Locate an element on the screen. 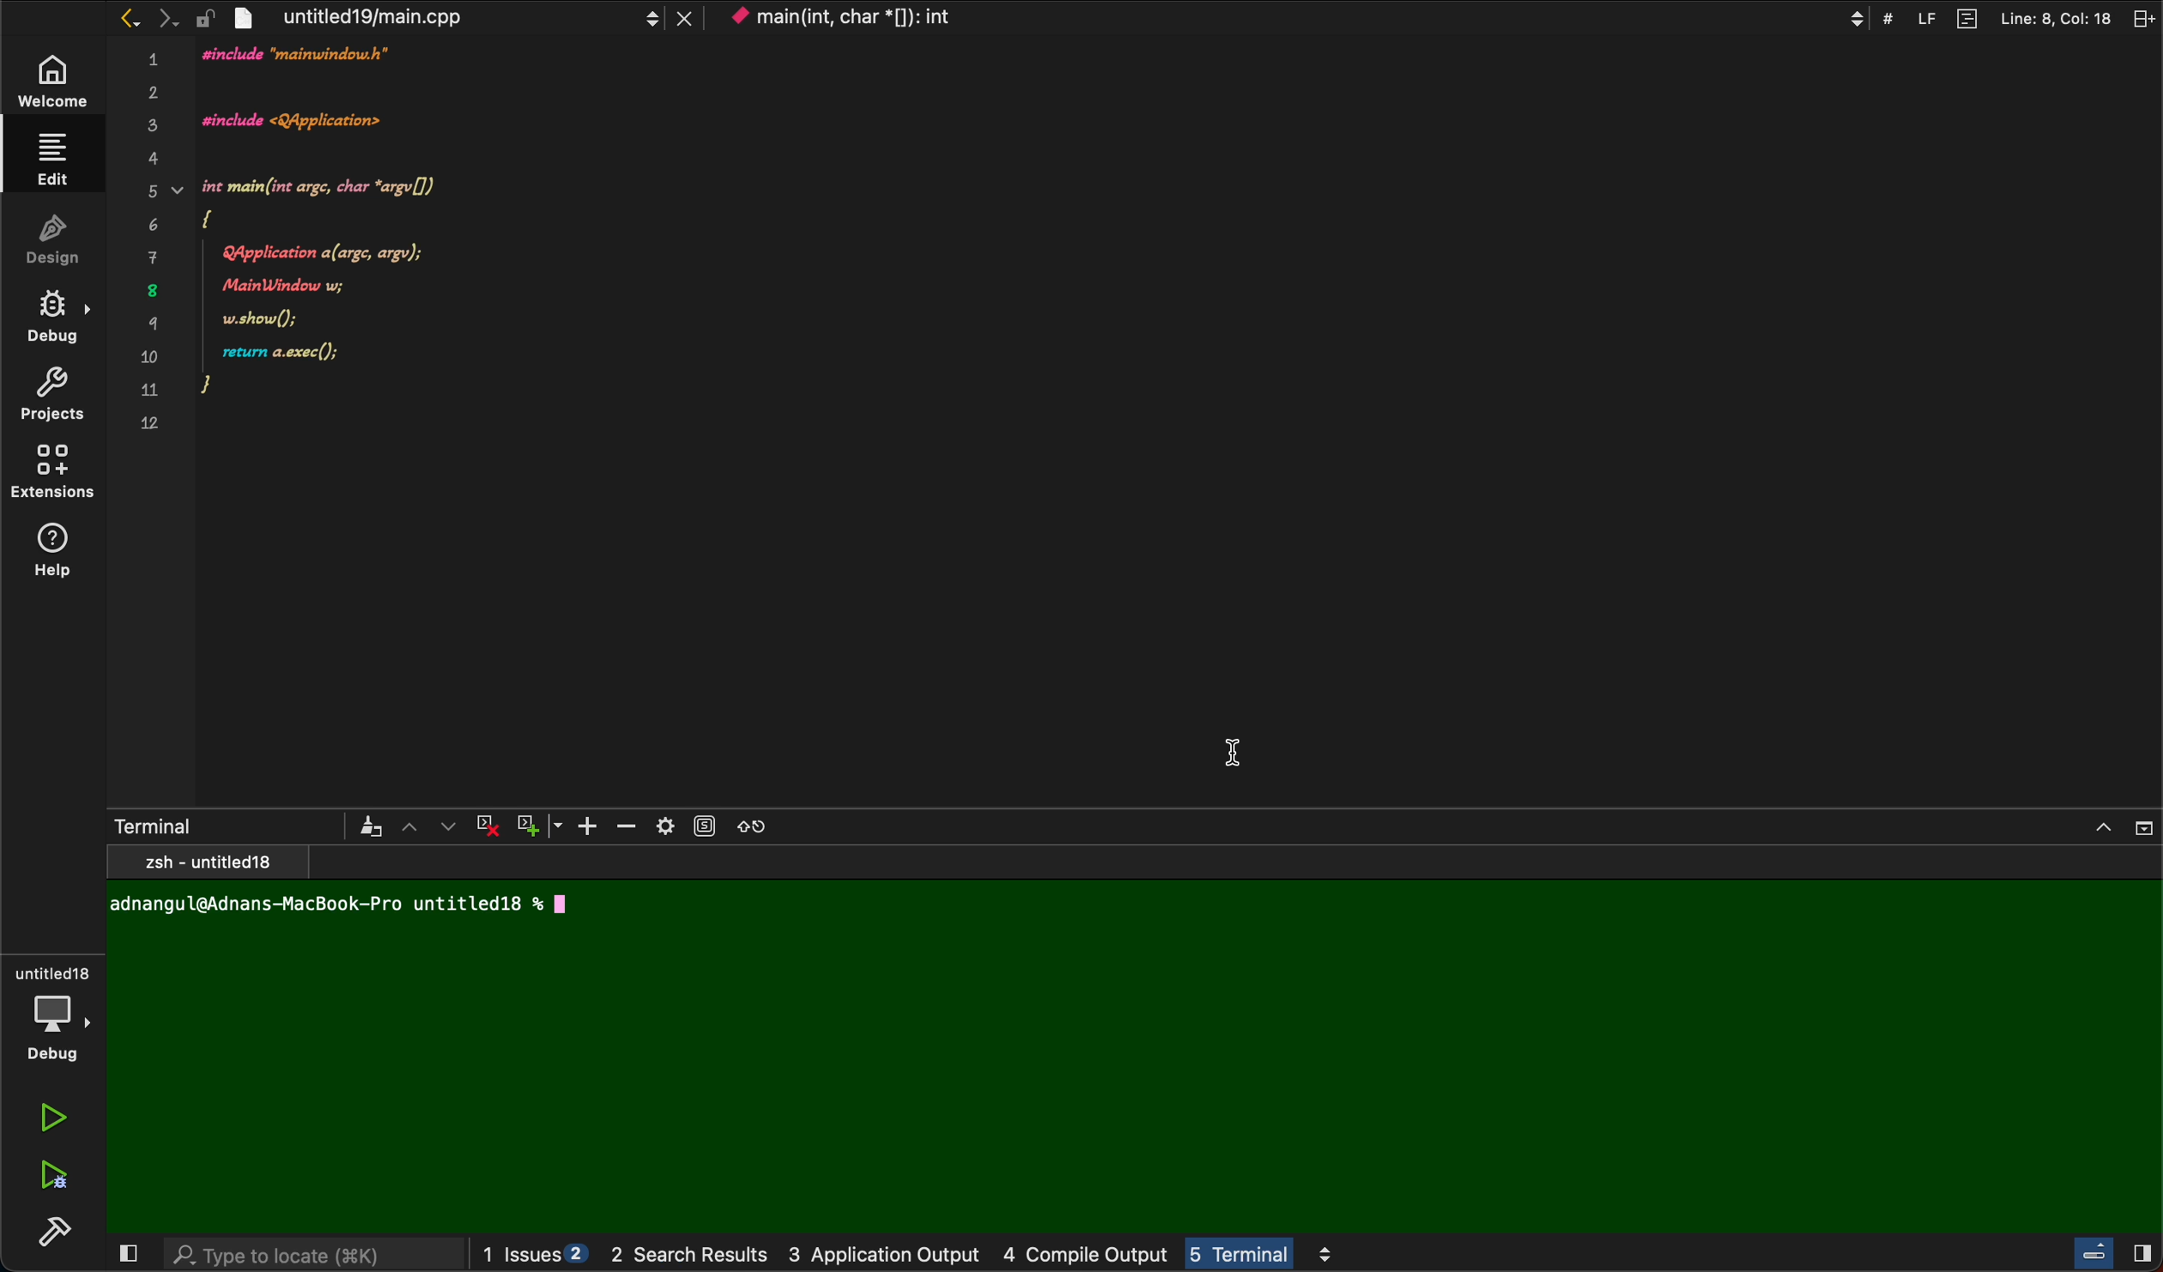 The width and height of the screenshot is (2163, 1272). close is located at coordinates (124, 1256).